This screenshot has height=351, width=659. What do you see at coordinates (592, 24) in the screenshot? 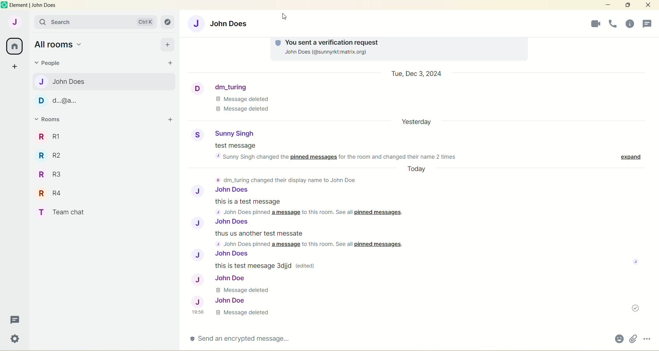
I see `voice call` at bounding box center [592, 24].